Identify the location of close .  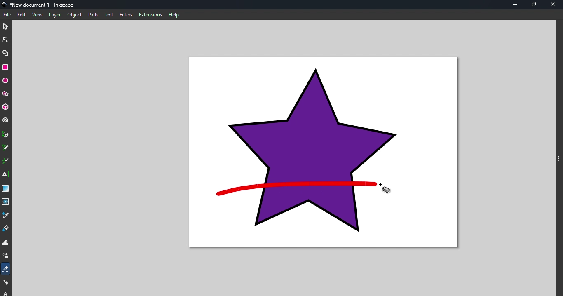
(555, 5).